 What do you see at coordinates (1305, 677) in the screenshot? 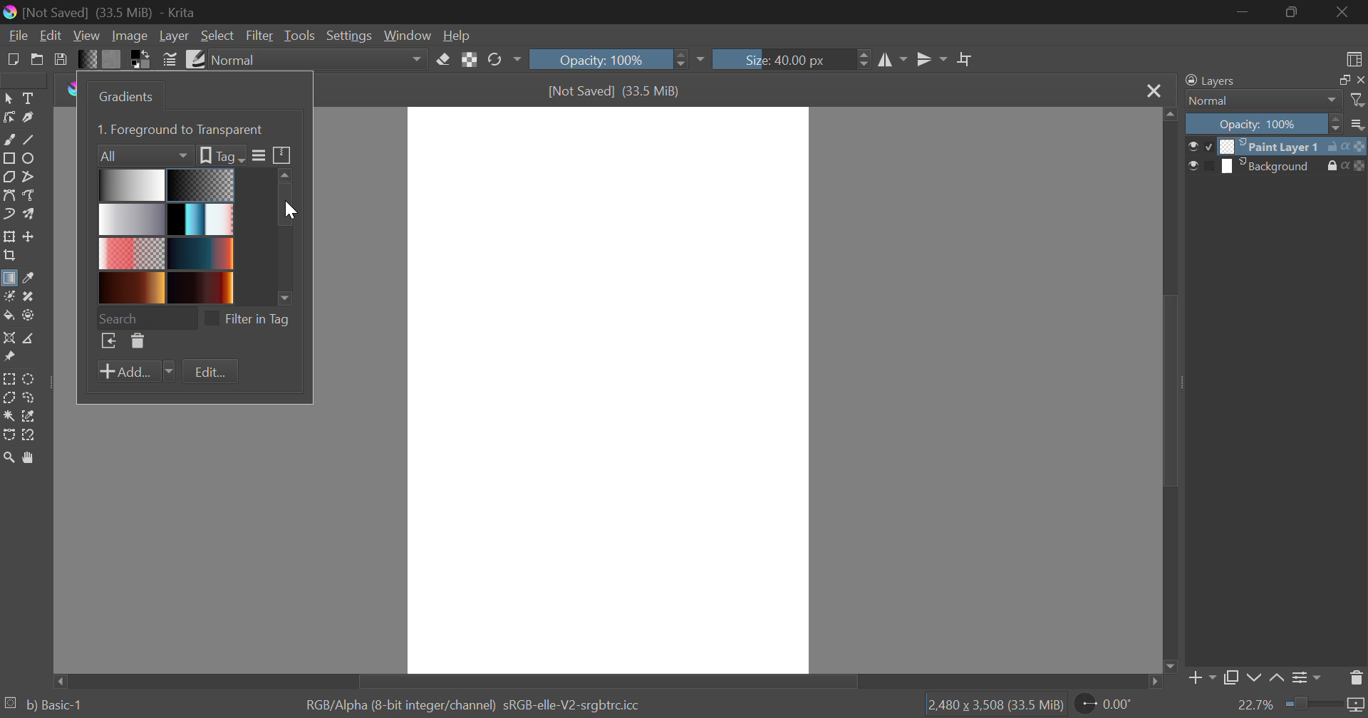
I see `Layer Settings` at bounding box center [1305, 677].